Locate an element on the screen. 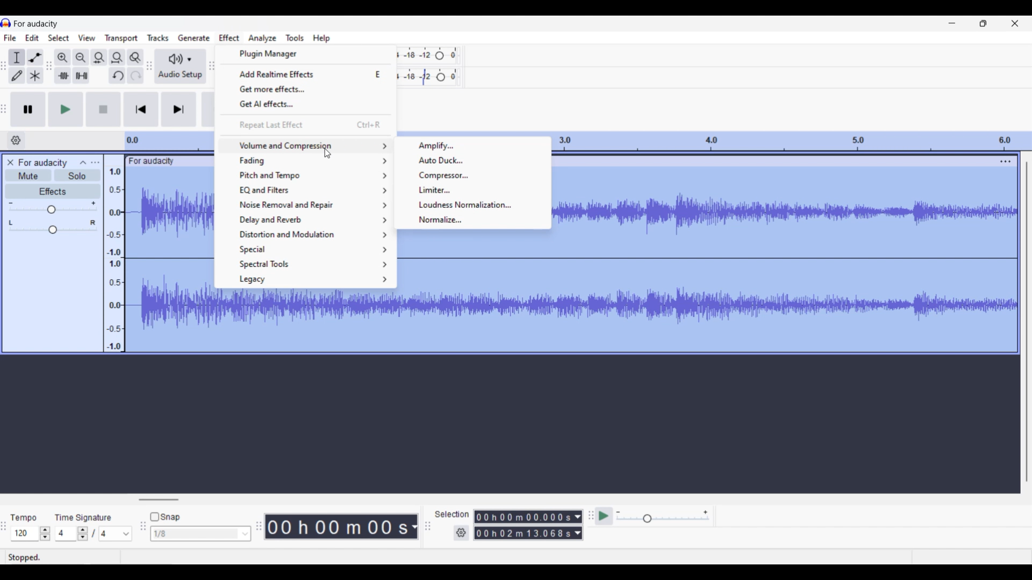 Image resolution: width=1032 pixels, height=580 pixels. Loudness normalization is located at coordinates (473, 205).